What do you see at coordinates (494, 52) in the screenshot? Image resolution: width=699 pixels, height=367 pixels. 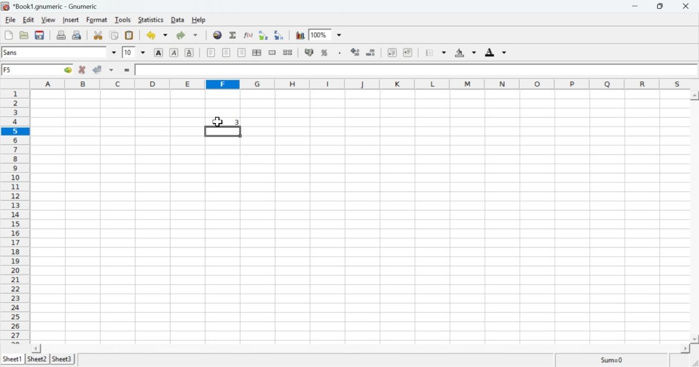 I see `Foreground` at bounding box center [494, 52].